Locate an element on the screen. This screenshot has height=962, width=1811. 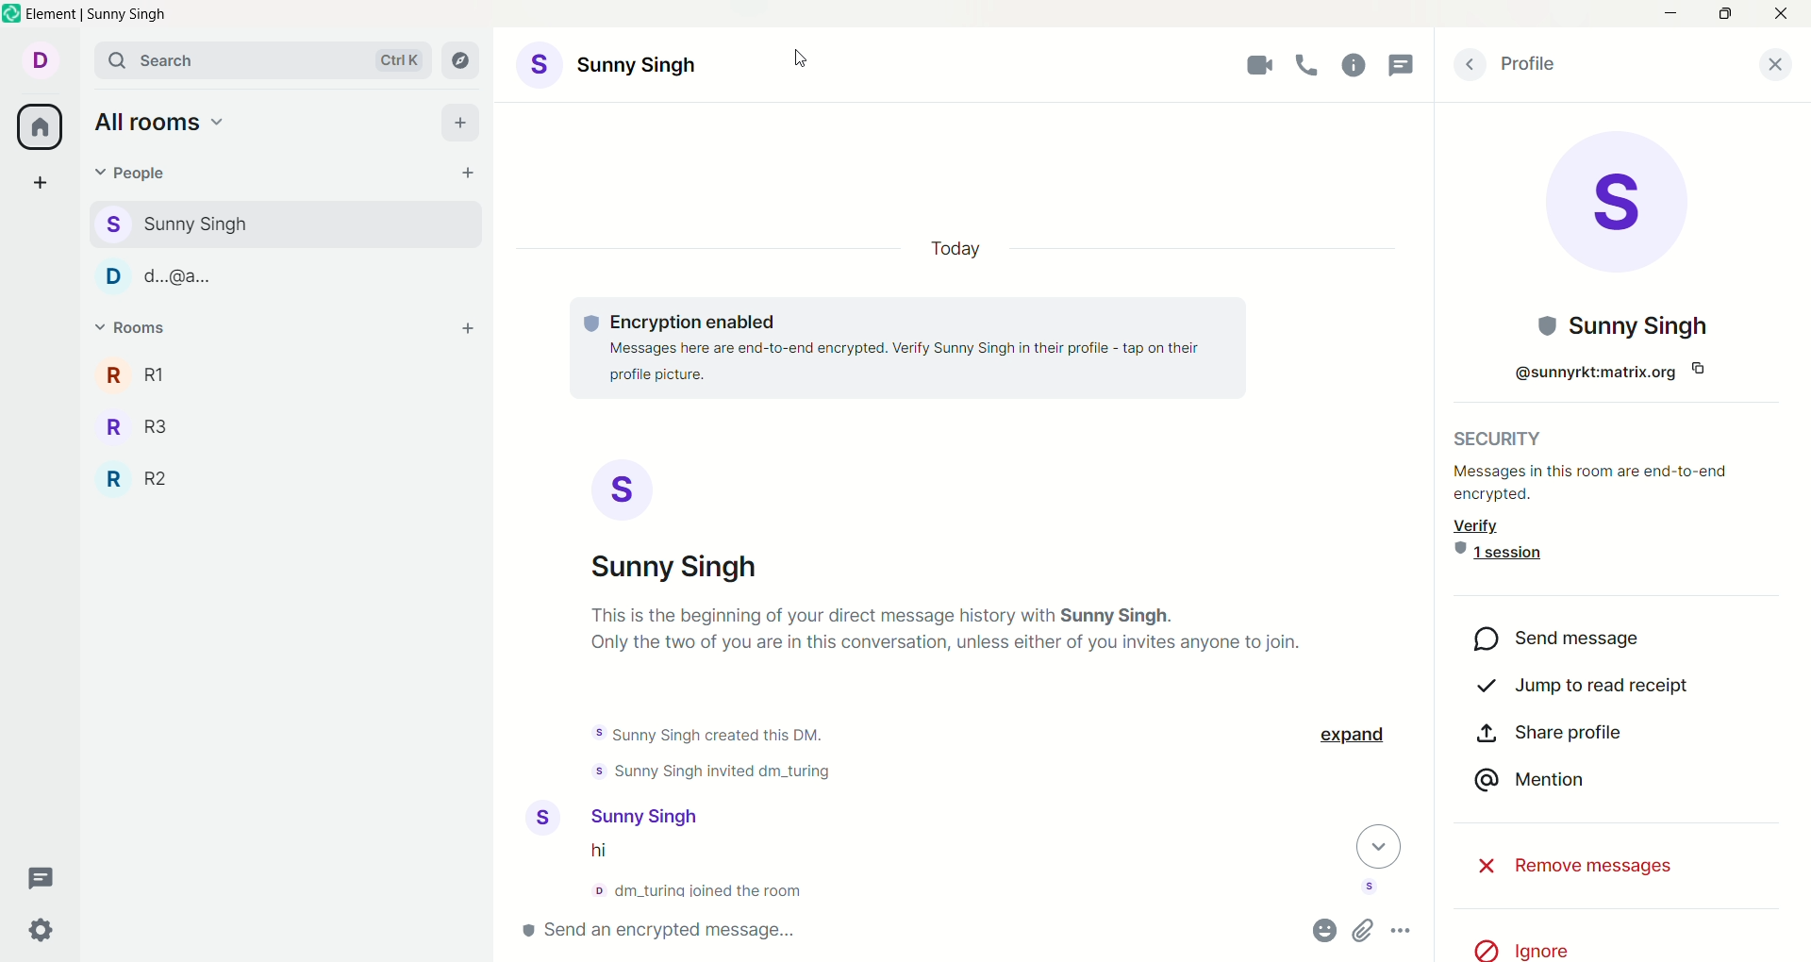
text box is located at coordinates (735, 932).